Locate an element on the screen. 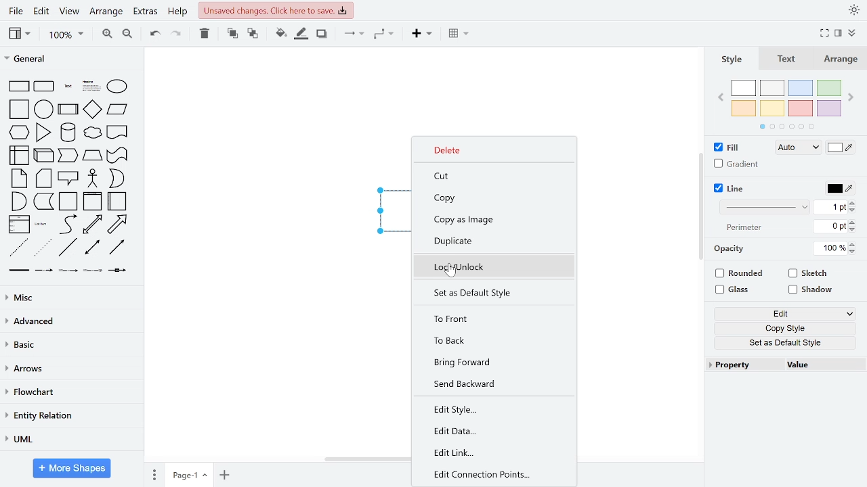 The height and width of the screenshot is (487, 867). ash is located at coordinates (771, 88).